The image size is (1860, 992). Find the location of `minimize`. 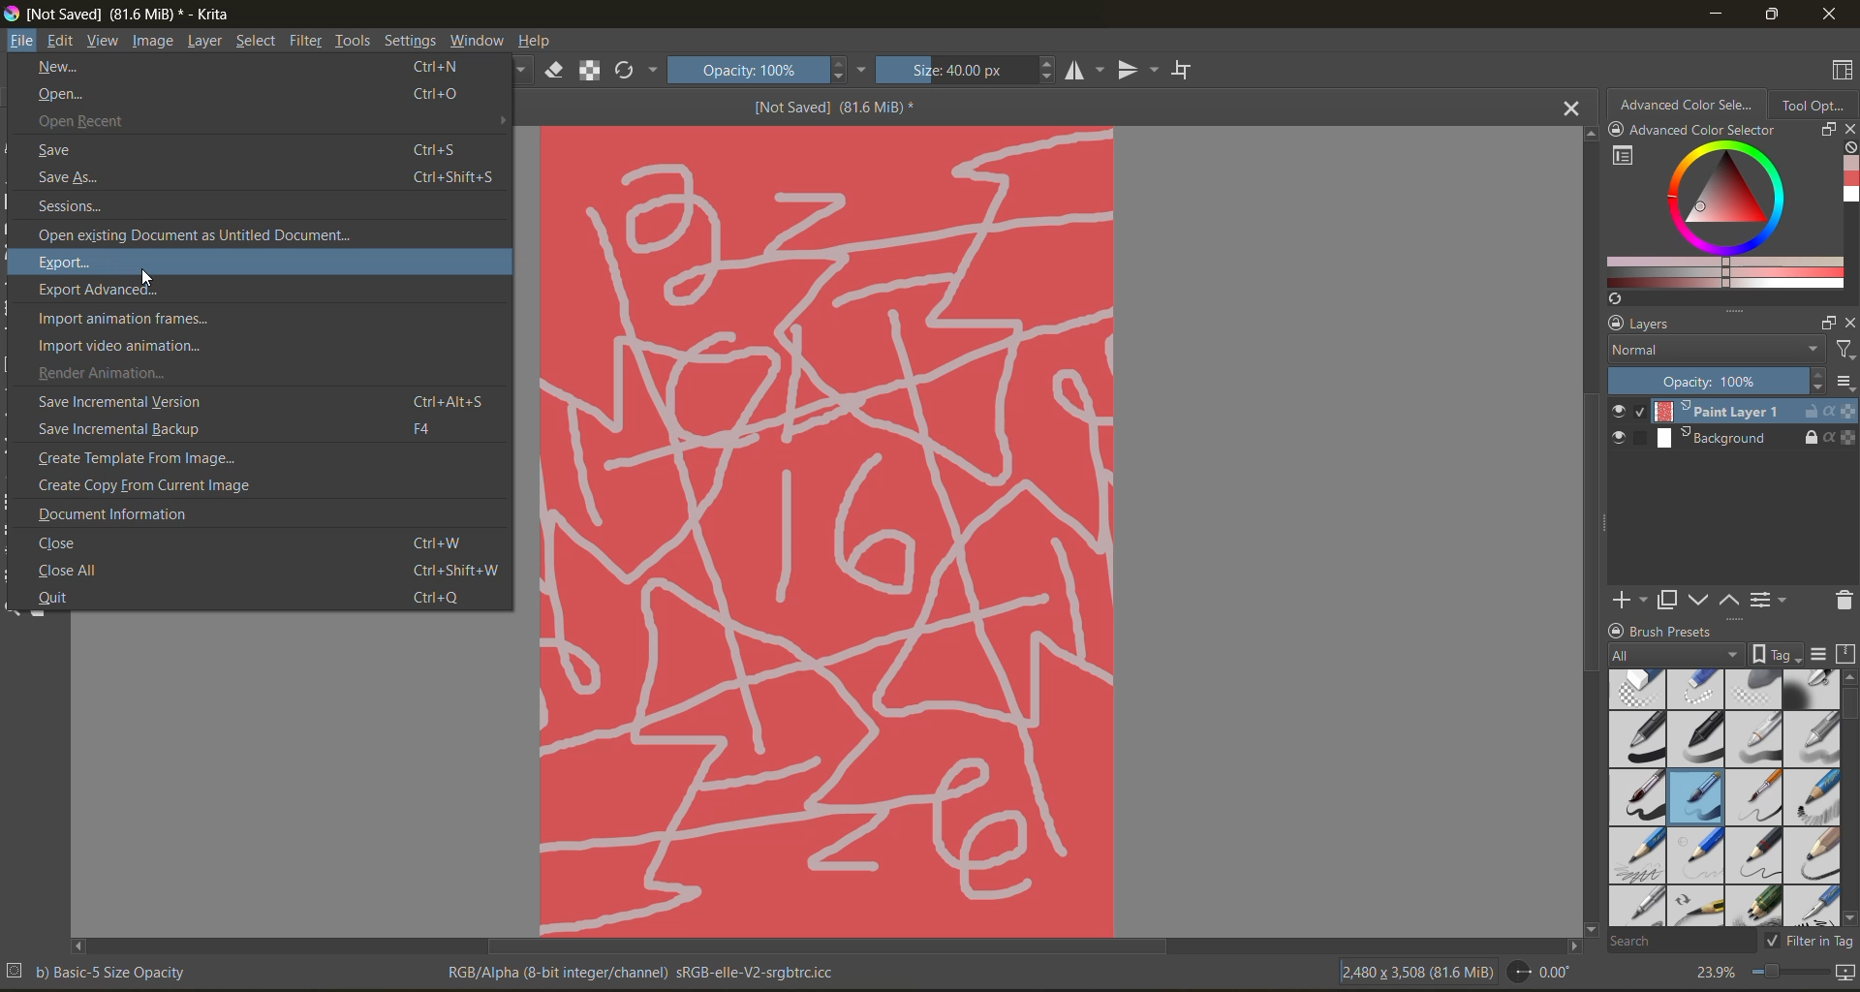

minimize is located at coordinates (1712, 13).